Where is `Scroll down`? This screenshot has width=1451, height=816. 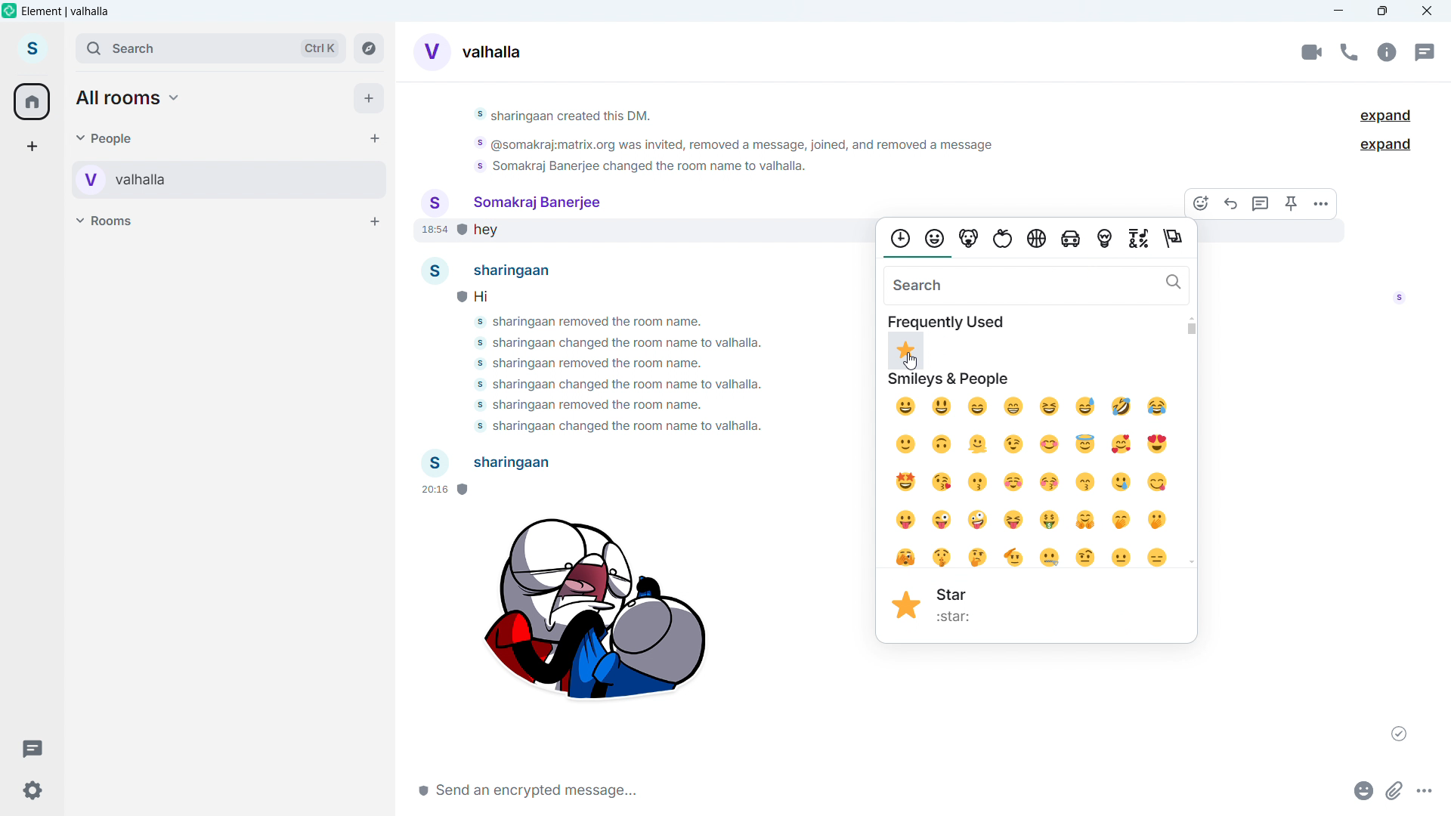
Scroll down is located at coordinates (1192, 561).